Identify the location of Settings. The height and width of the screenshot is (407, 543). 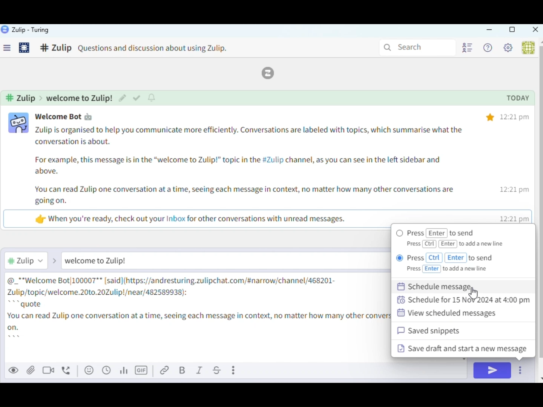
(25, 49).